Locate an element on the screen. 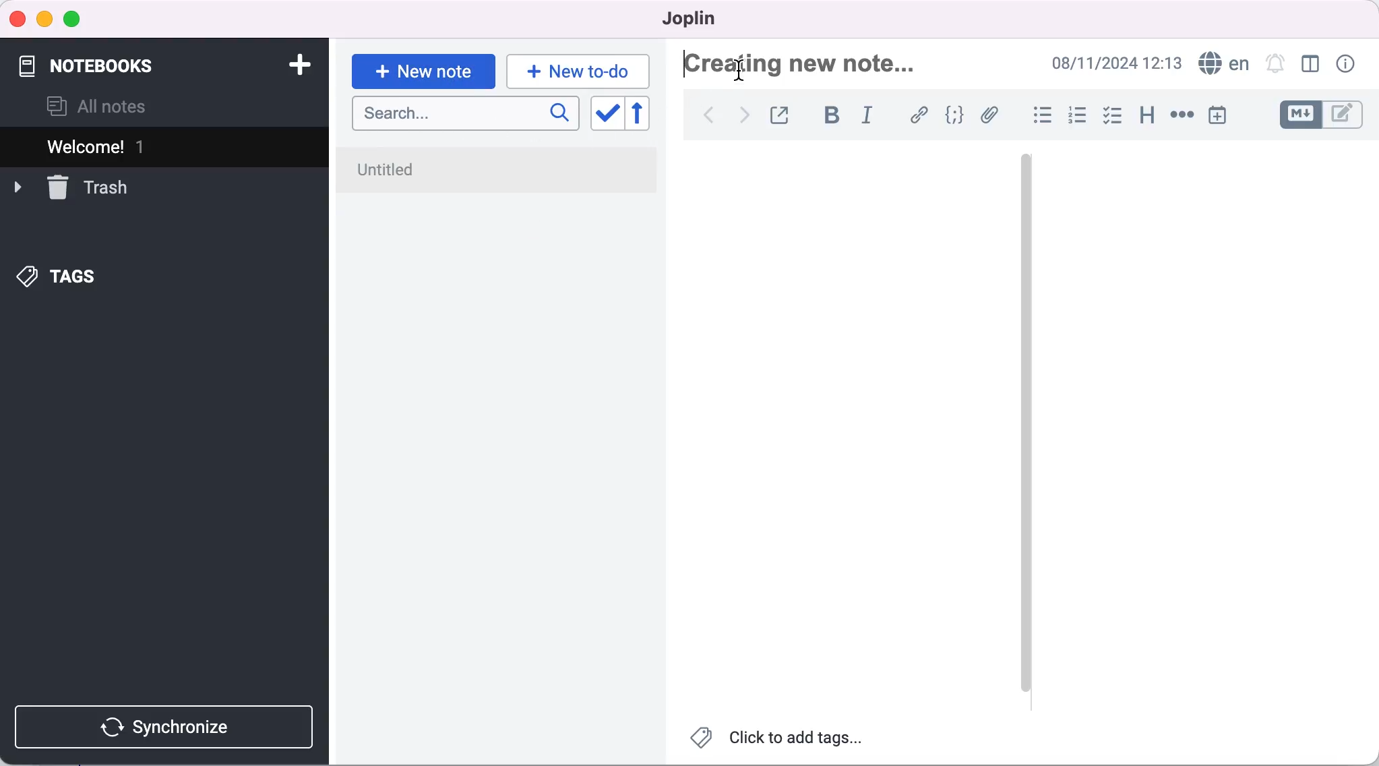  joplin is located at coordinates (698, 19).